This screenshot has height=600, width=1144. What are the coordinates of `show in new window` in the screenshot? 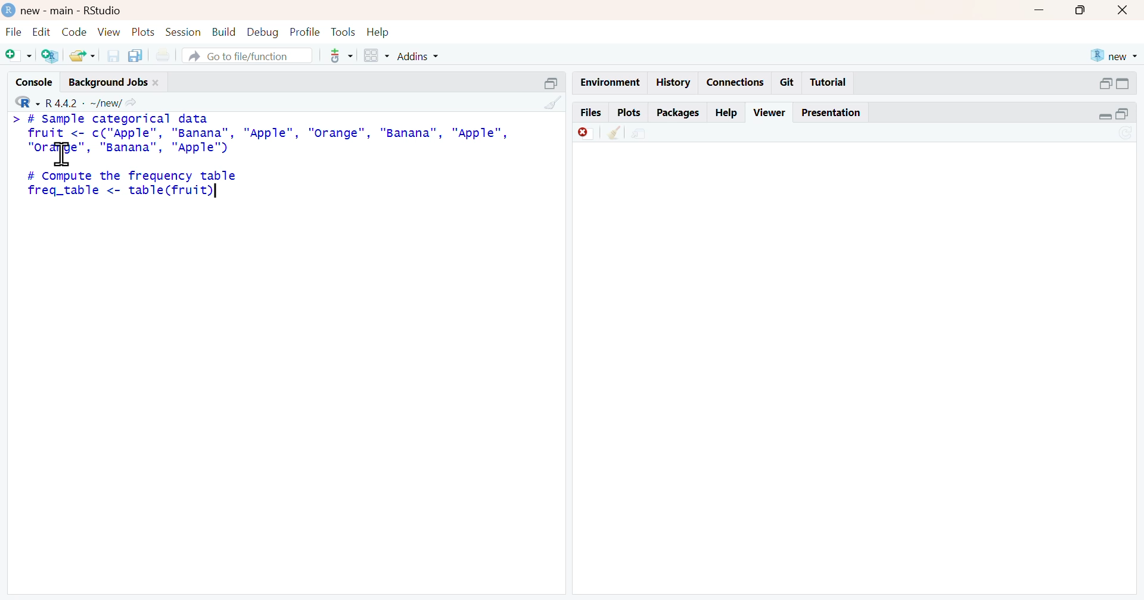 It's located at (637, 134).